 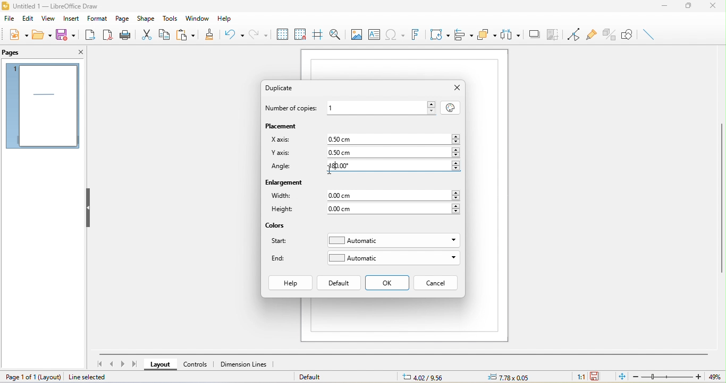 I want to click on next page, so click(x=123, y=363).